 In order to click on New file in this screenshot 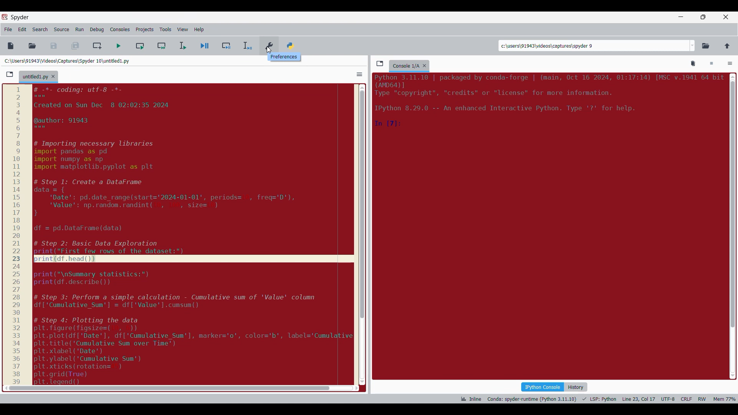, I will do `click(10, 46)`.